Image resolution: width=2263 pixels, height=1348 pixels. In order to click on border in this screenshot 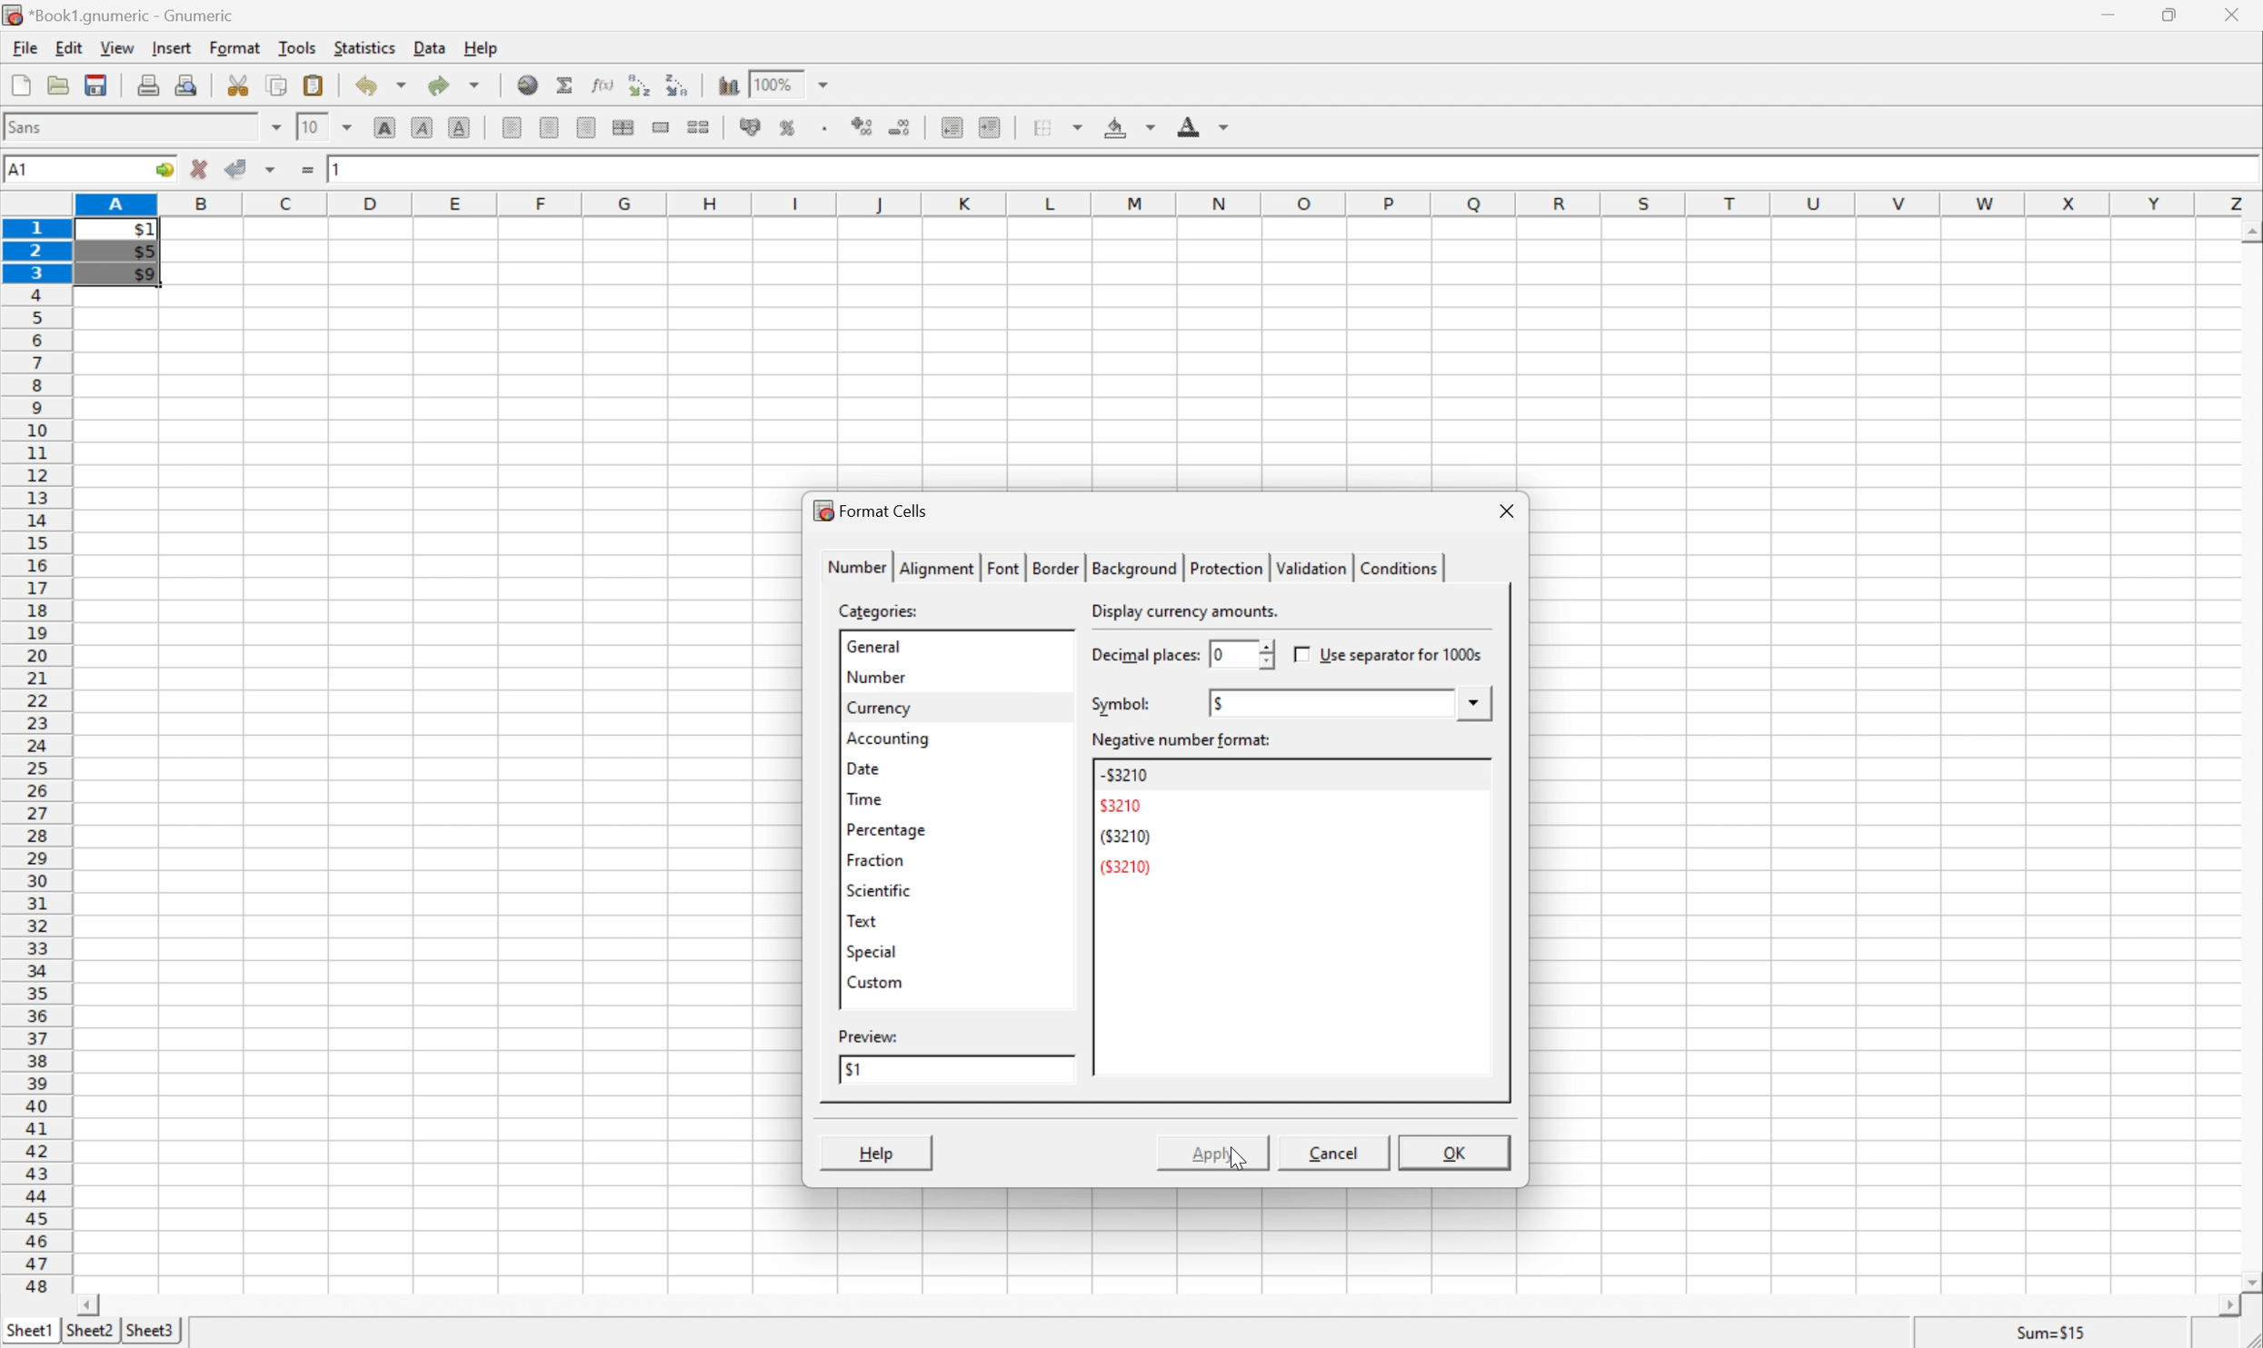, I will do `click(1052, 566)`.